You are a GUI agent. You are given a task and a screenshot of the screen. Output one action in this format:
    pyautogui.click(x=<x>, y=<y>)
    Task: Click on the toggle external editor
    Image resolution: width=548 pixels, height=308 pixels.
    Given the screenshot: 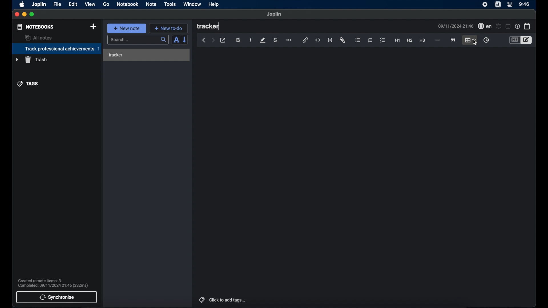 What is the action you would take?
    pyautogui.click(x=223, y=40)
    